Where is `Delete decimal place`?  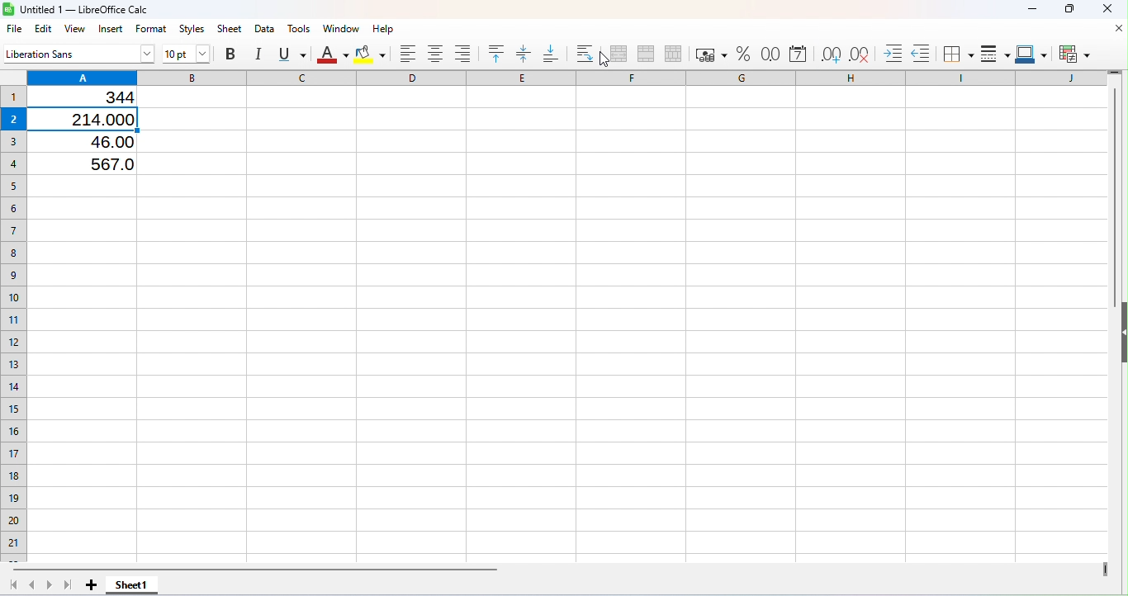 Delete decimal place is located at coordinates (860, 51).